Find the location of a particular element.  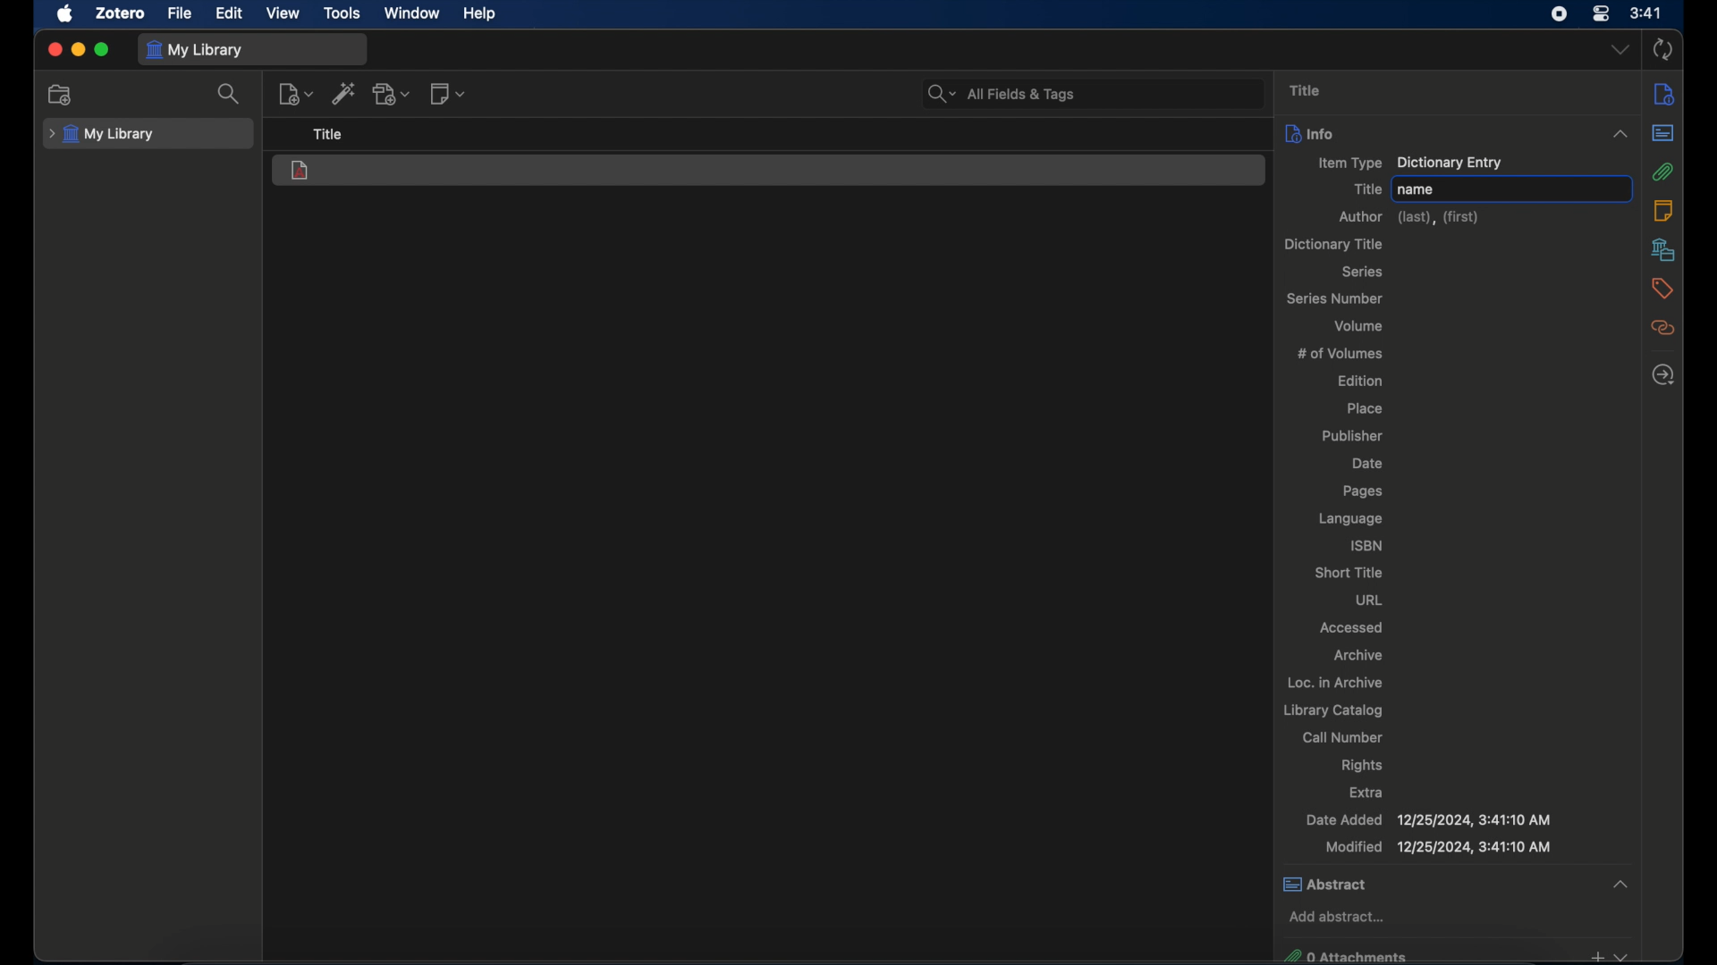

new notes is located at coordinates (449, 93).